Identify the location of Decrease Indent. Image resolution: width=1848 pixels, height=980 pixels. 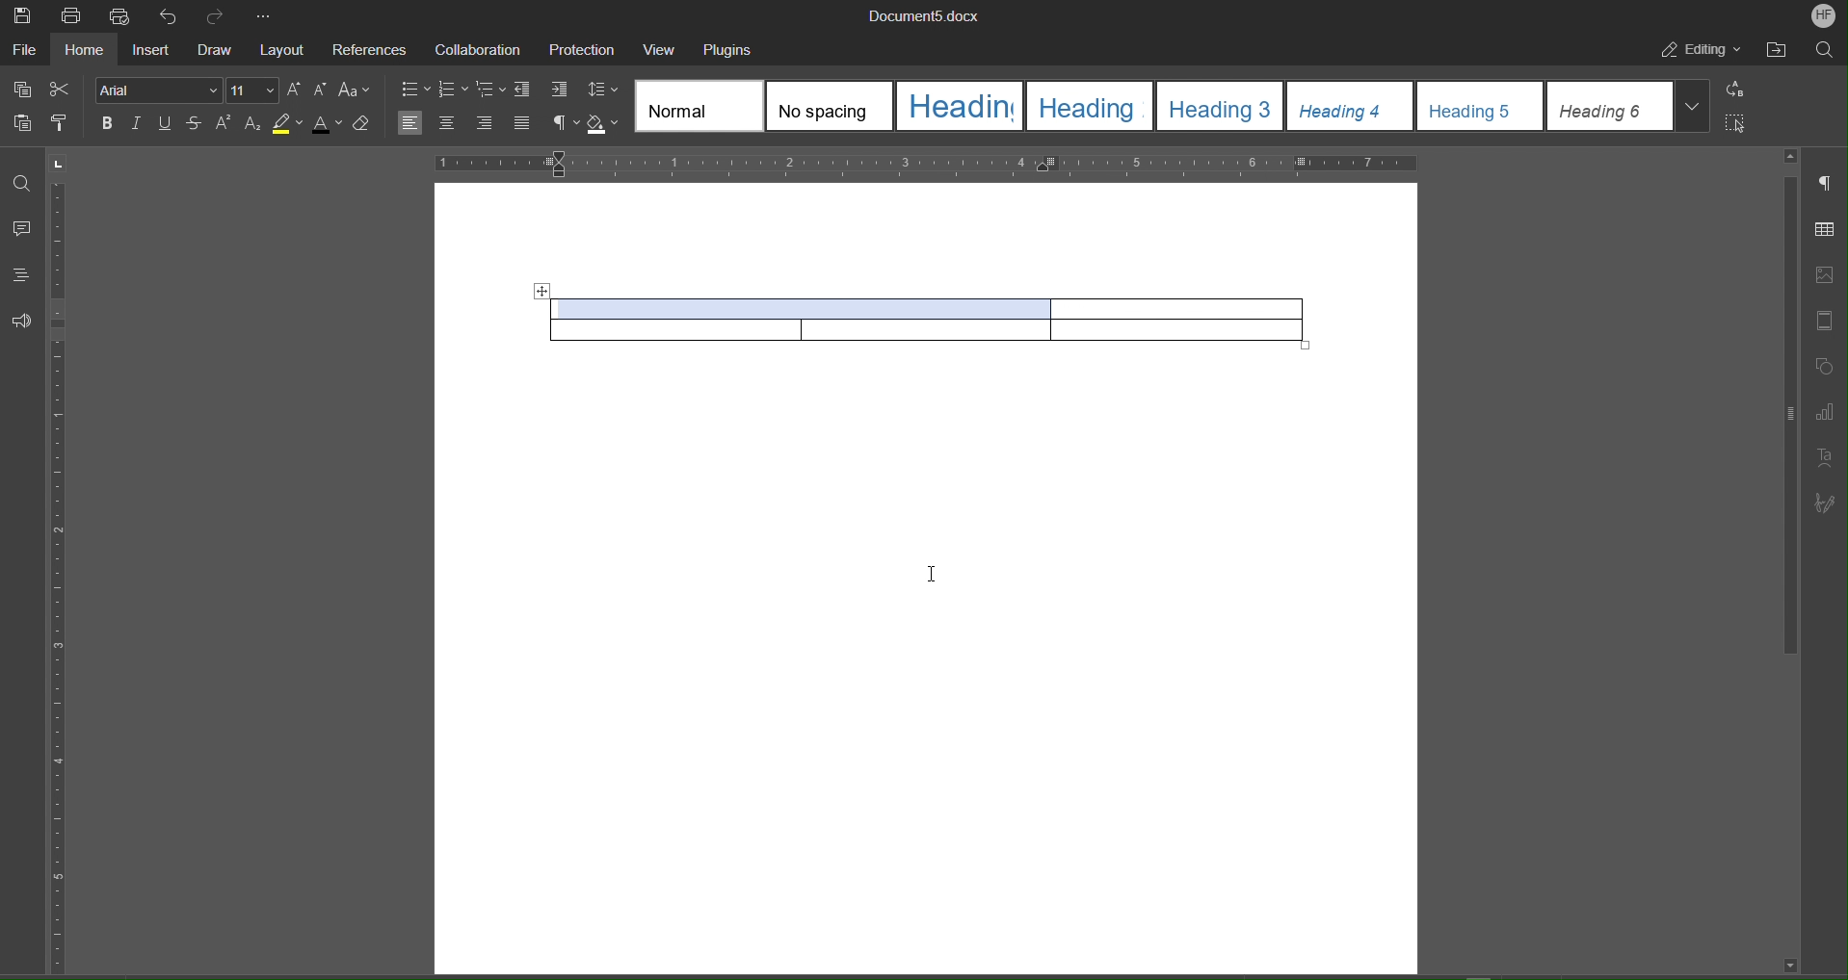
(526, 90).